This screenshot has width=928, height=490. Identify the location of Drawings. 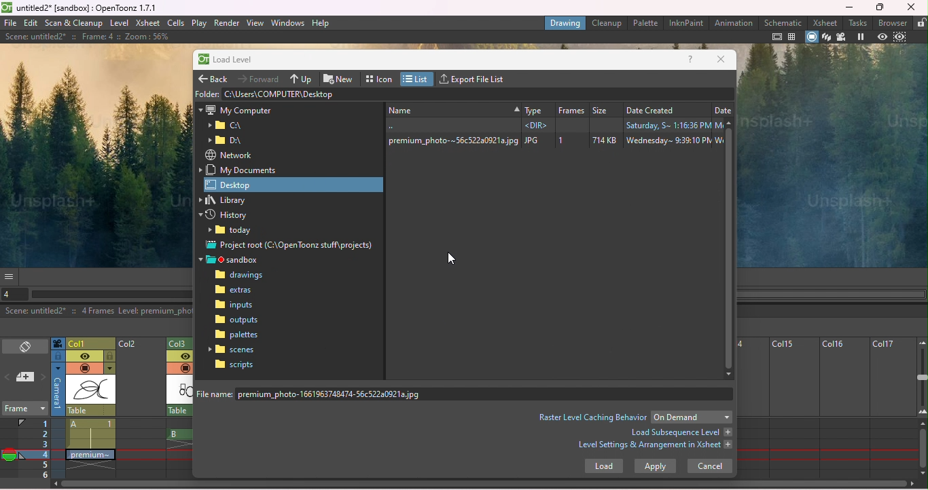
(243, 276).